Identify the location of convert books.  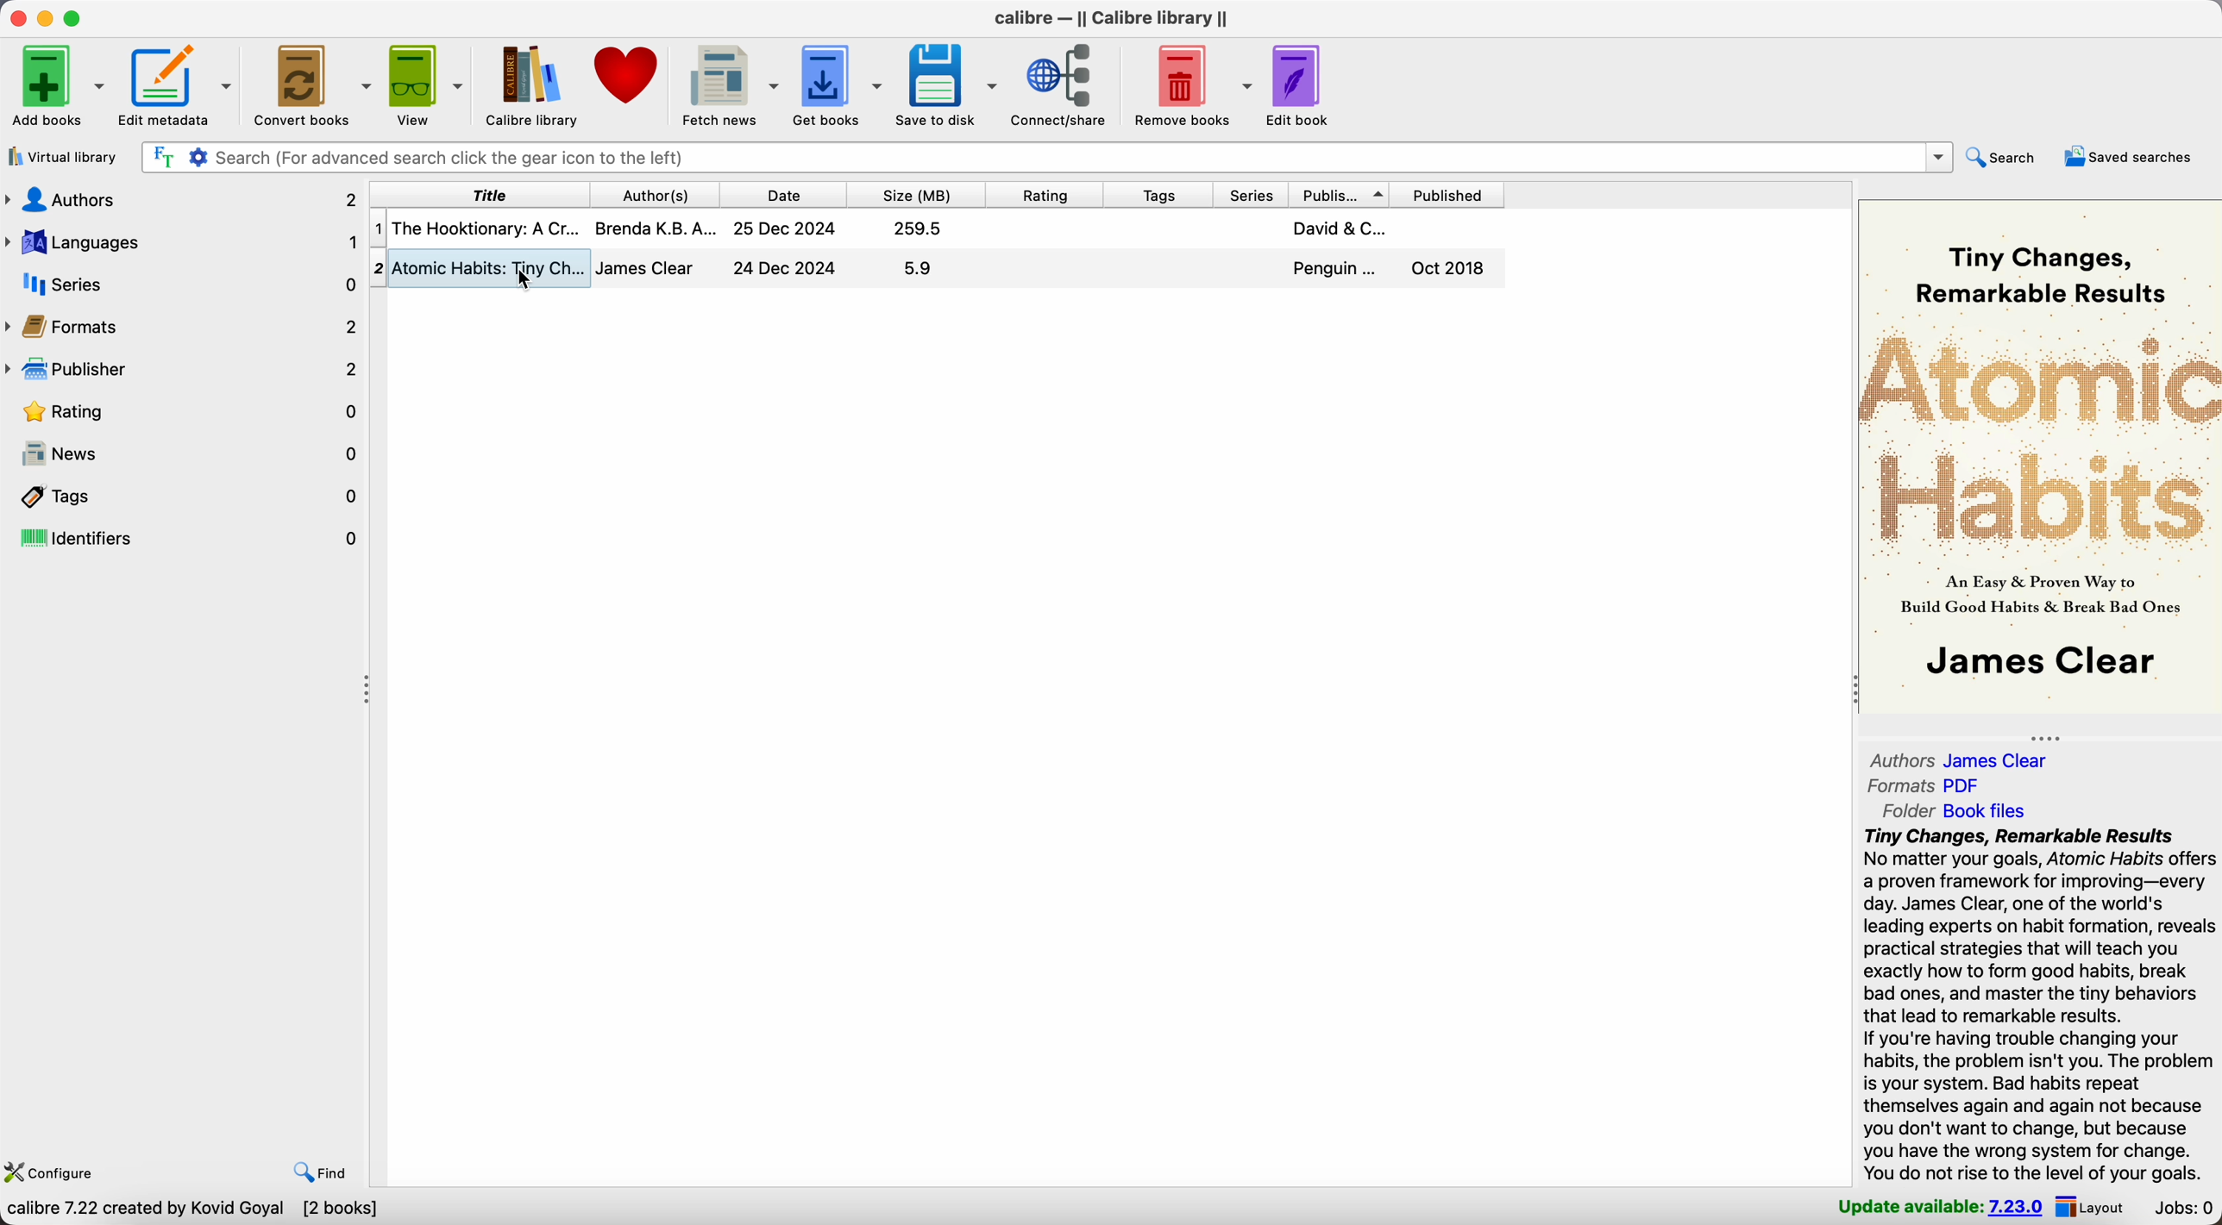
(314, 86).